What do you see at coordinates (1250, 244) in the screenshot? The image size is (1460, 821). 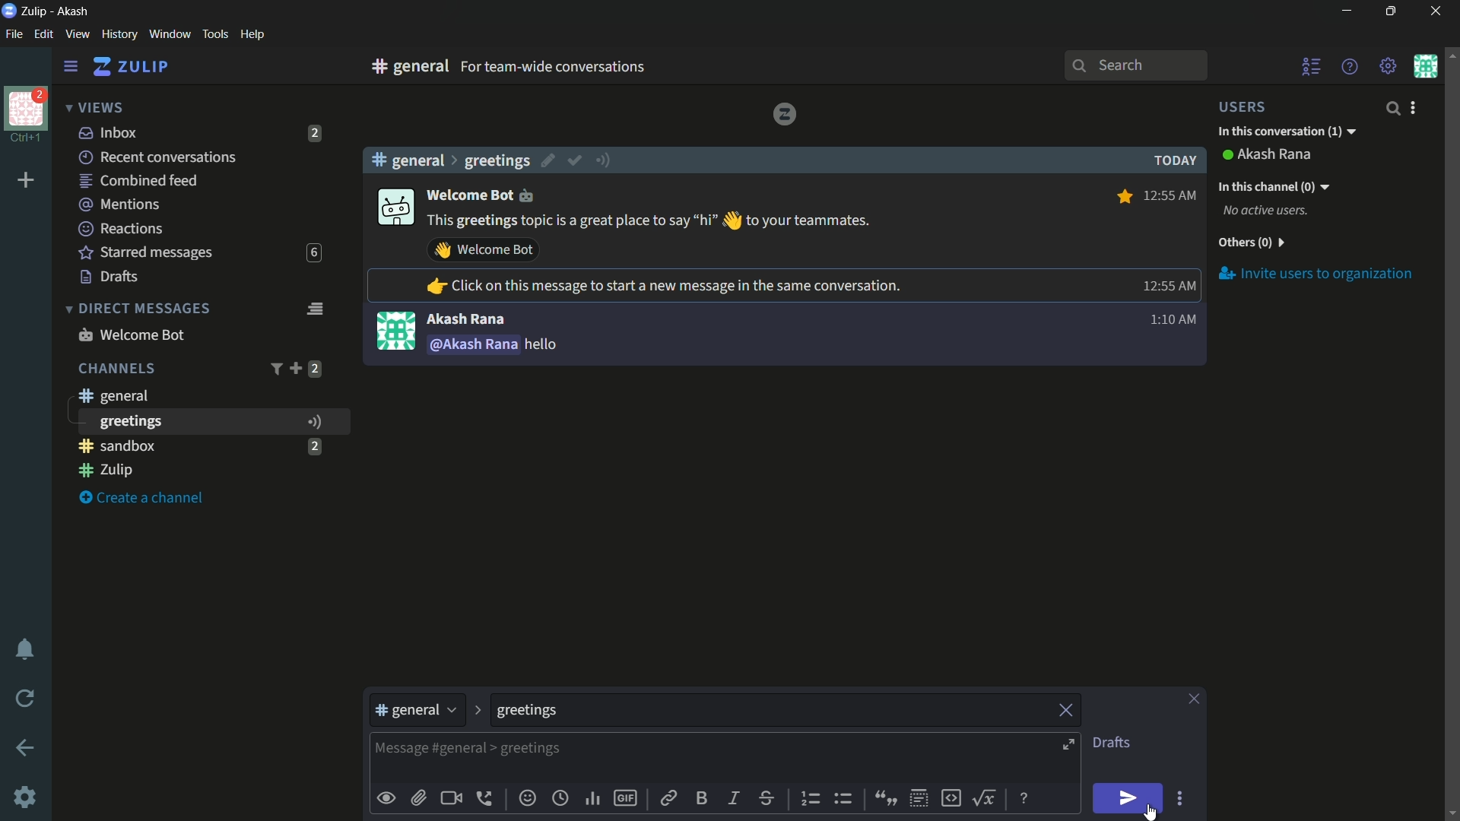 I see `others (0)` at bounding box center [1250, 244].